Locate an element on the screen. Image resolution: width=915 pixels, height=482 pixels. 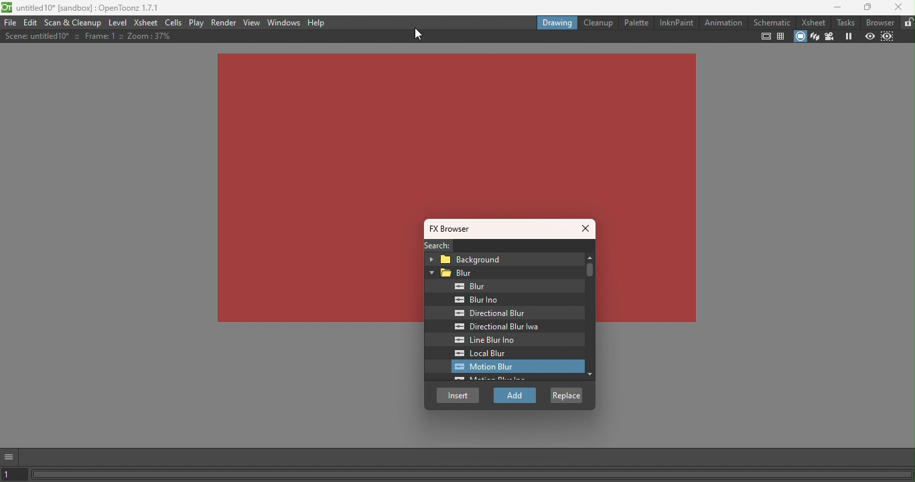
Tasks is located at coordinates (843, 23).